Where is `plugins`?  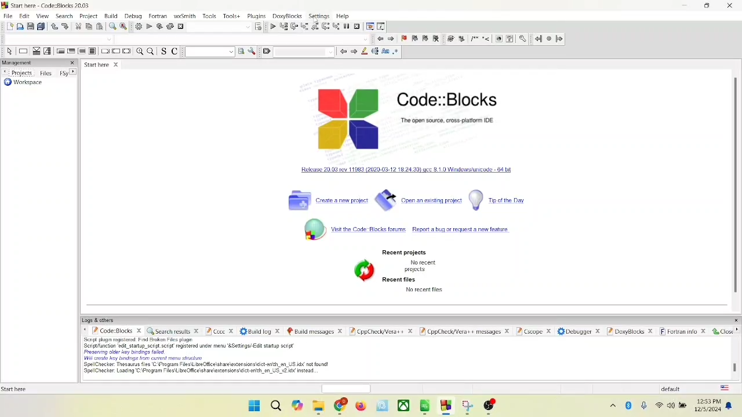
plugins is located at coordinates (256, 16).